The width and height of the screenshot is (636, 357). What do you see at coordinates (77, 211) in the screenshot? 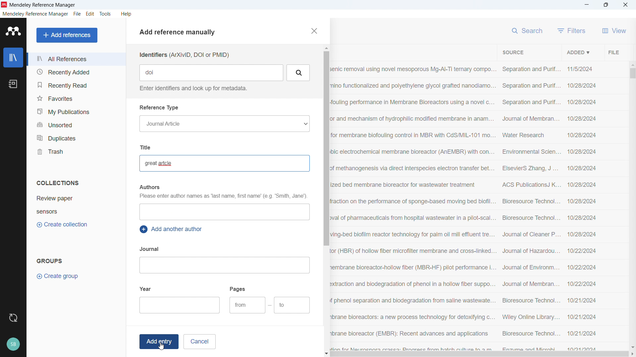
I see `Collection 2 ` at bounding box center [77, 211].